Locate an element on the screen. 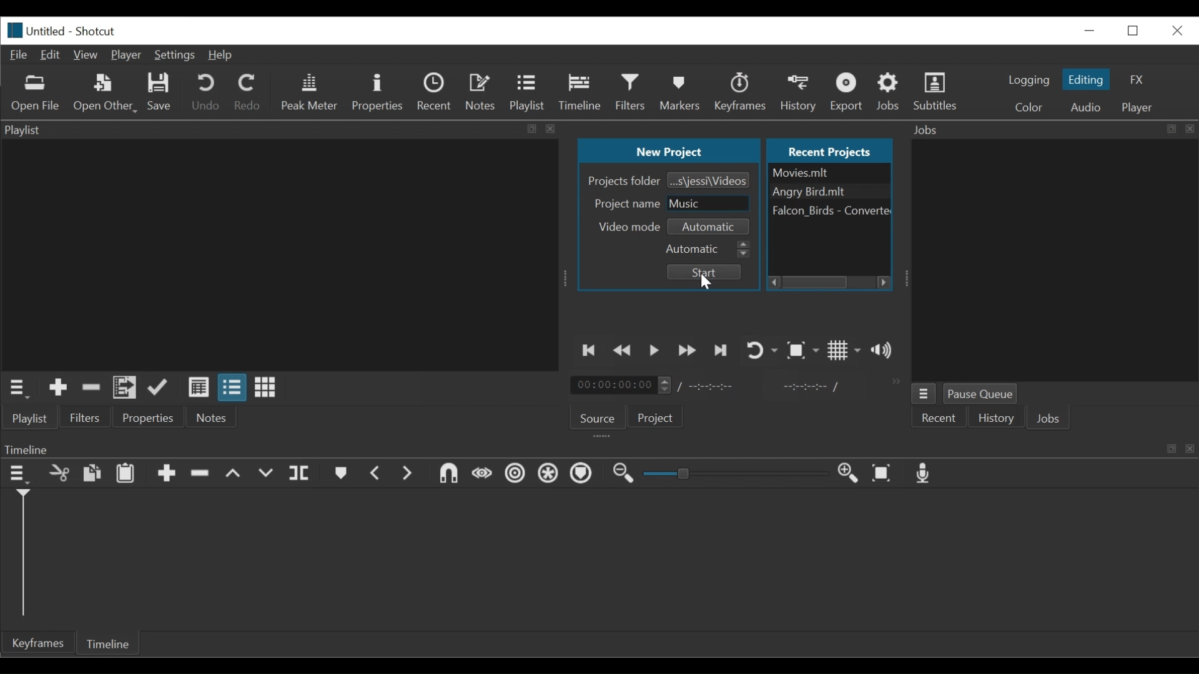  Help is located at coordinates (226, 56).